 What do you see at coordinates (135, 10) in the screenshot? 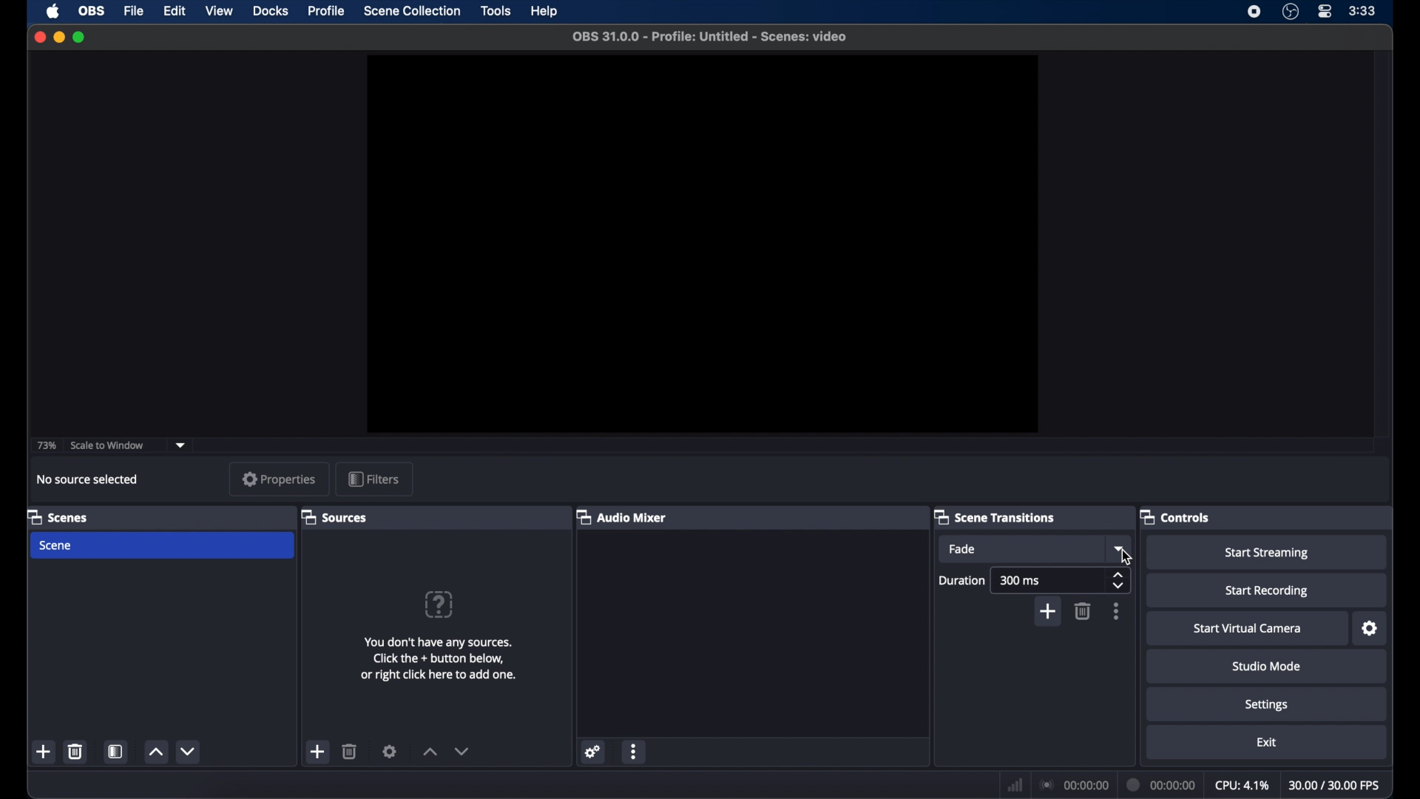
I see `file` at bounding box center [135, 10].